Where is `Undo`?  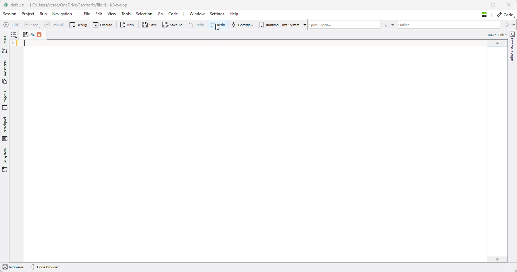
Undo is located at coordinates (198, 24).